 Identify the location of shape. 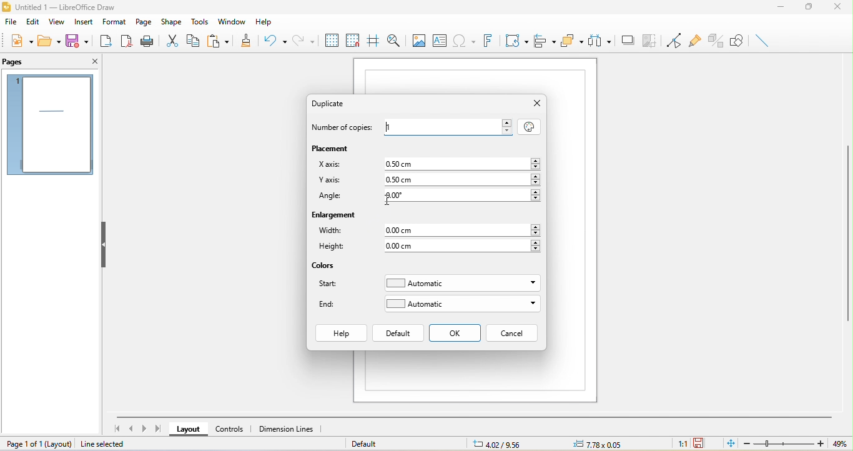
(174, 21).